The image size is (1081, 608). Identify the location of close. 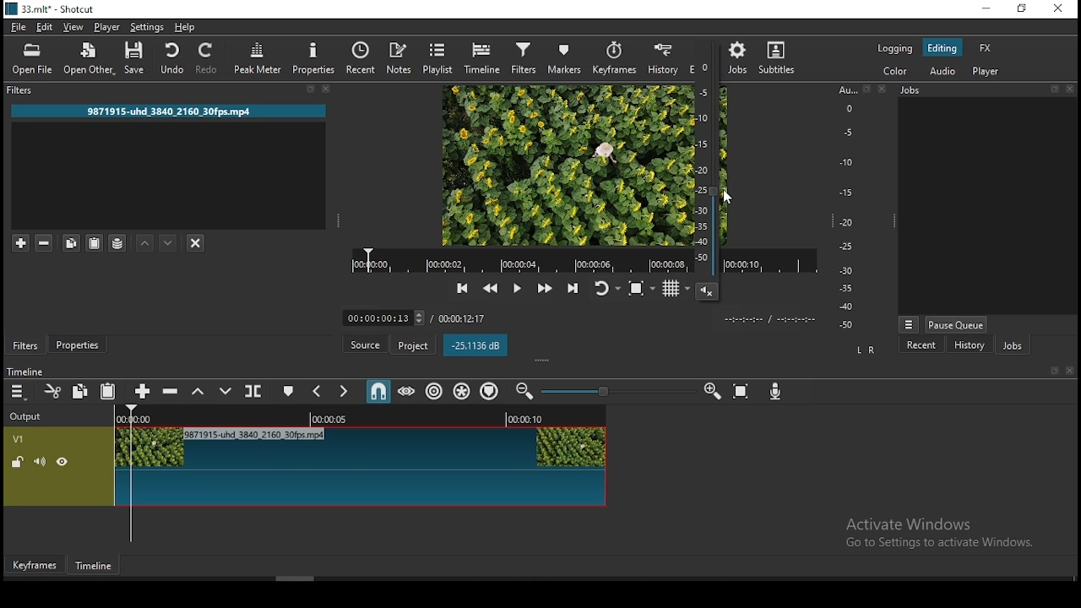
(1072, 92).